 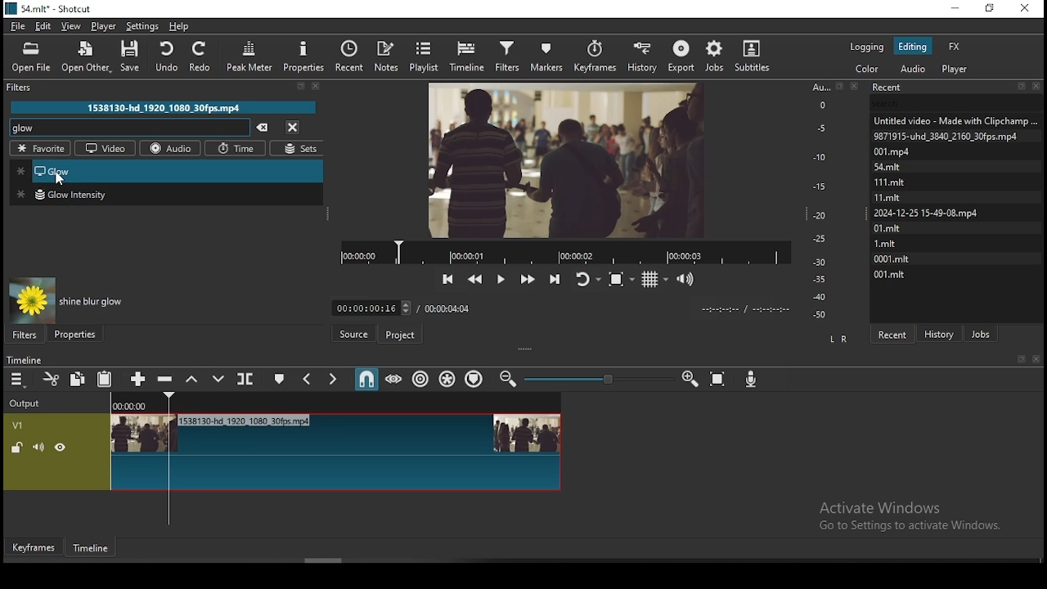 What do you see at coordinates (32, 548) in the screenshot?
I see `keyframe` at bounding box center [32, 548].